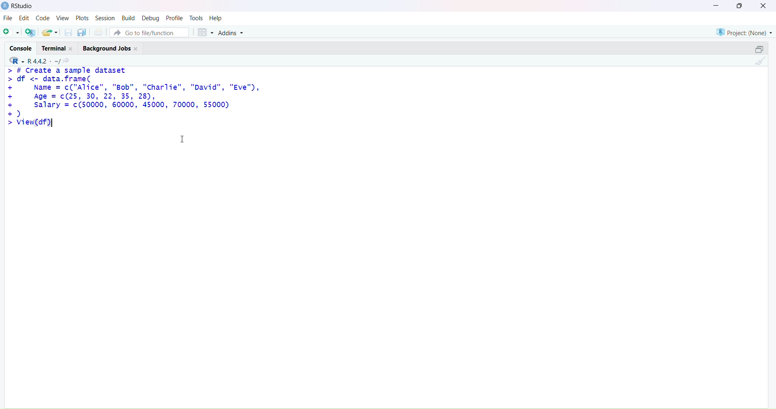 The height and width of the screenshot is (409, 776). What do you see at coordinates (175, 18) in the screenshot?
I see `profile` at bounding box center [175, 18].